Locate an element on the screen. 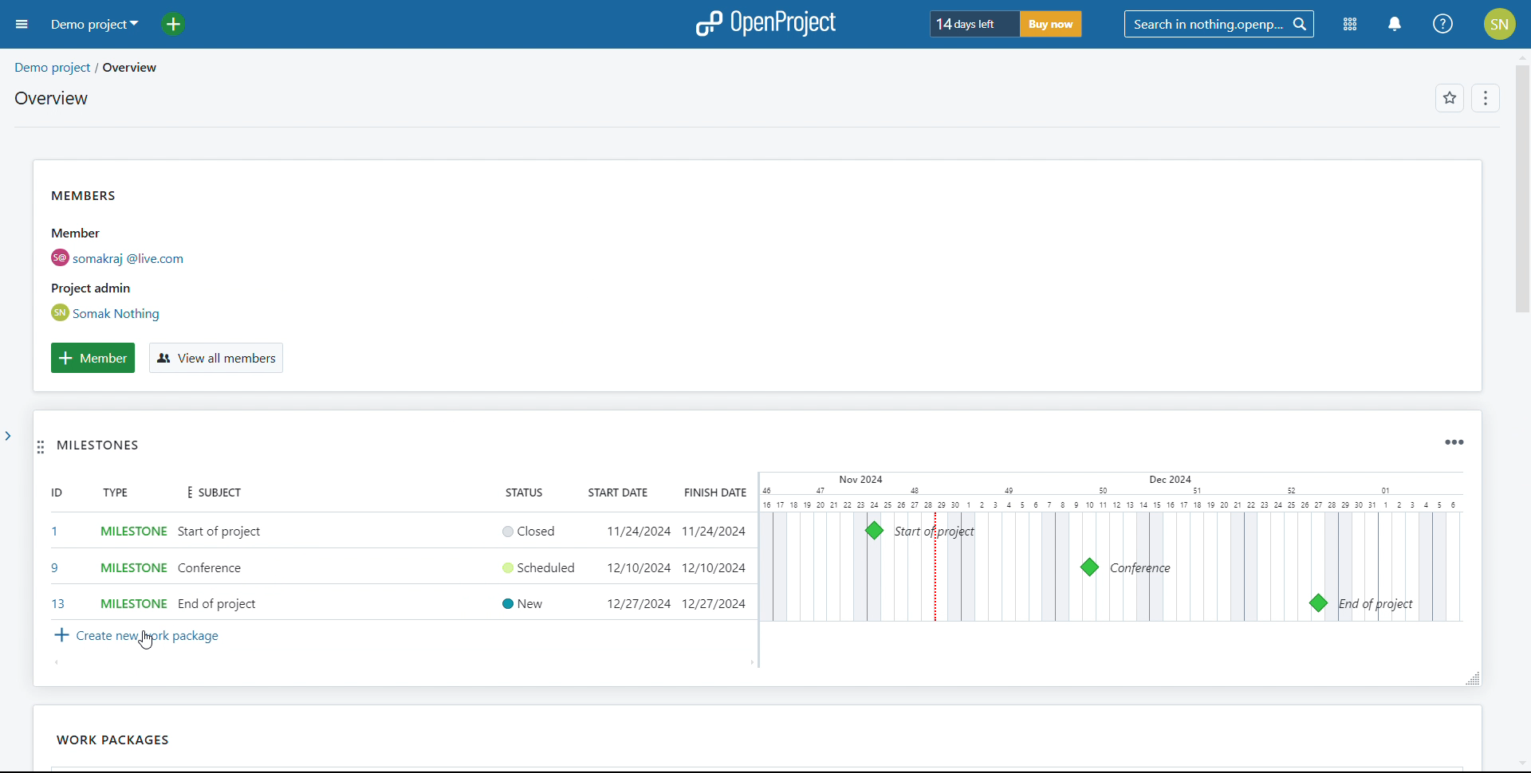 This screenshot has width=1531, height=773. buy now is located at coordinates (1049, 24).